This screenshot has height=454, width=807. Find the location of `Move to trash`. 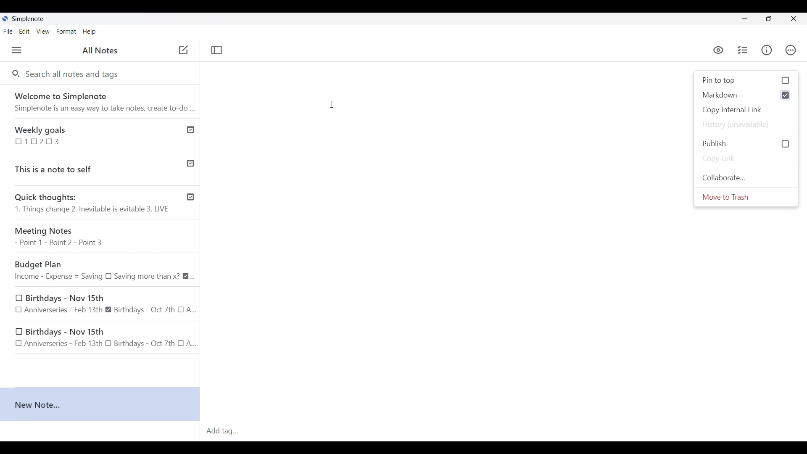

Move to trash is located at coordinates (746, 197).